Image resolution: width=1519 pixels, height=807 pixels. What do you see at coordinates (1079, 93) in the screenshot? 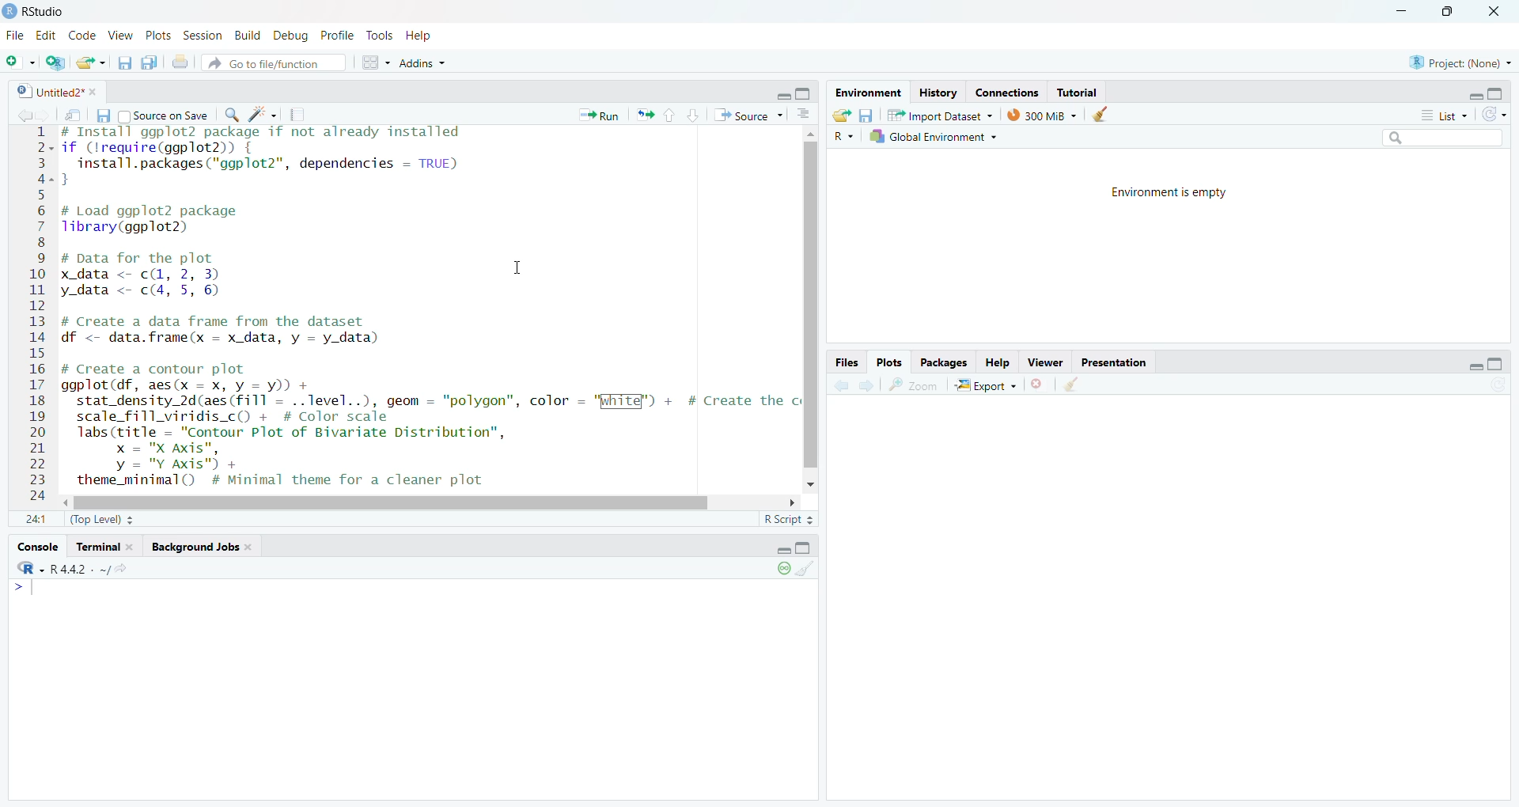
I see `Tutorial` at bounding box center [1079, 93].